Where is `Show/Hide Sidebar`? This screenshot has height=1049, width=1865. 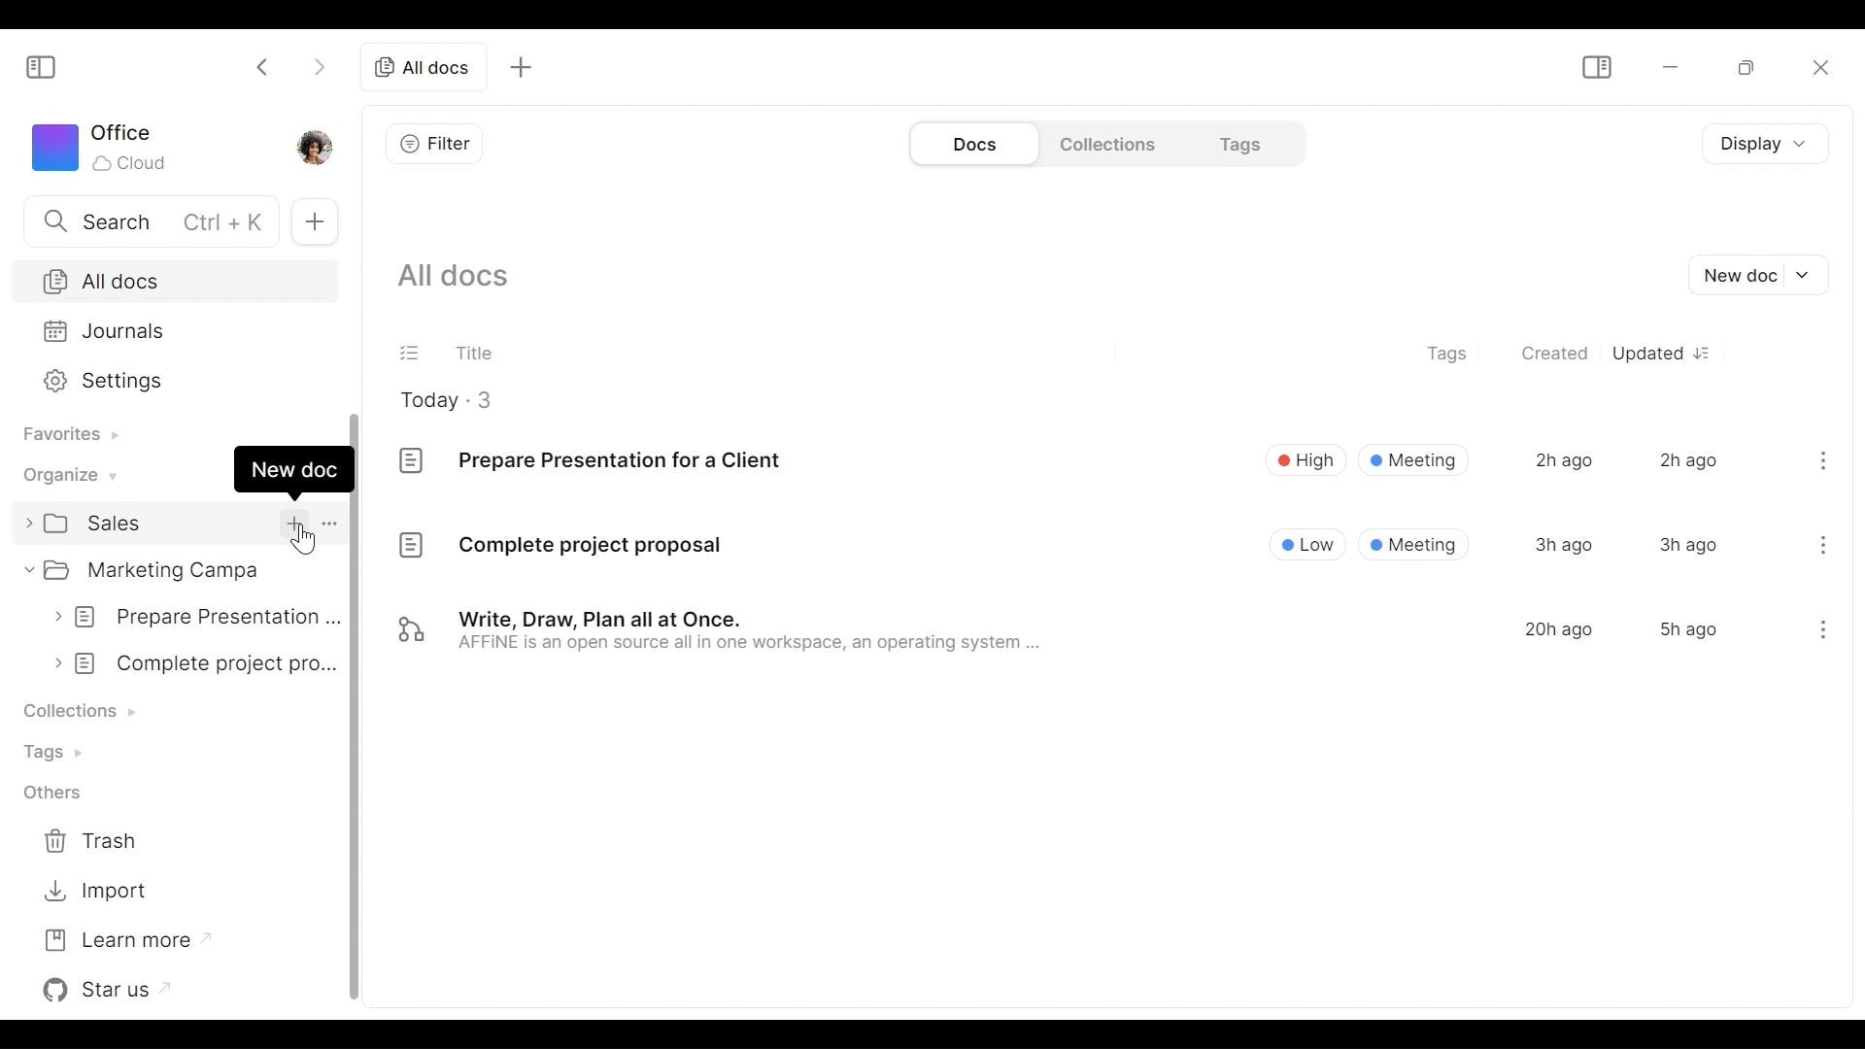
Show/Hide Sidebar is located at coordinates (42, 68).